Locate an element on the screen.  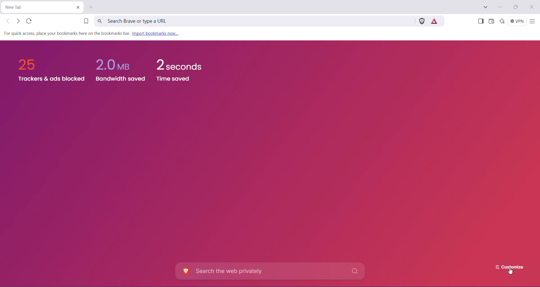
Brave Wallet is located at coordinates (491, 22).